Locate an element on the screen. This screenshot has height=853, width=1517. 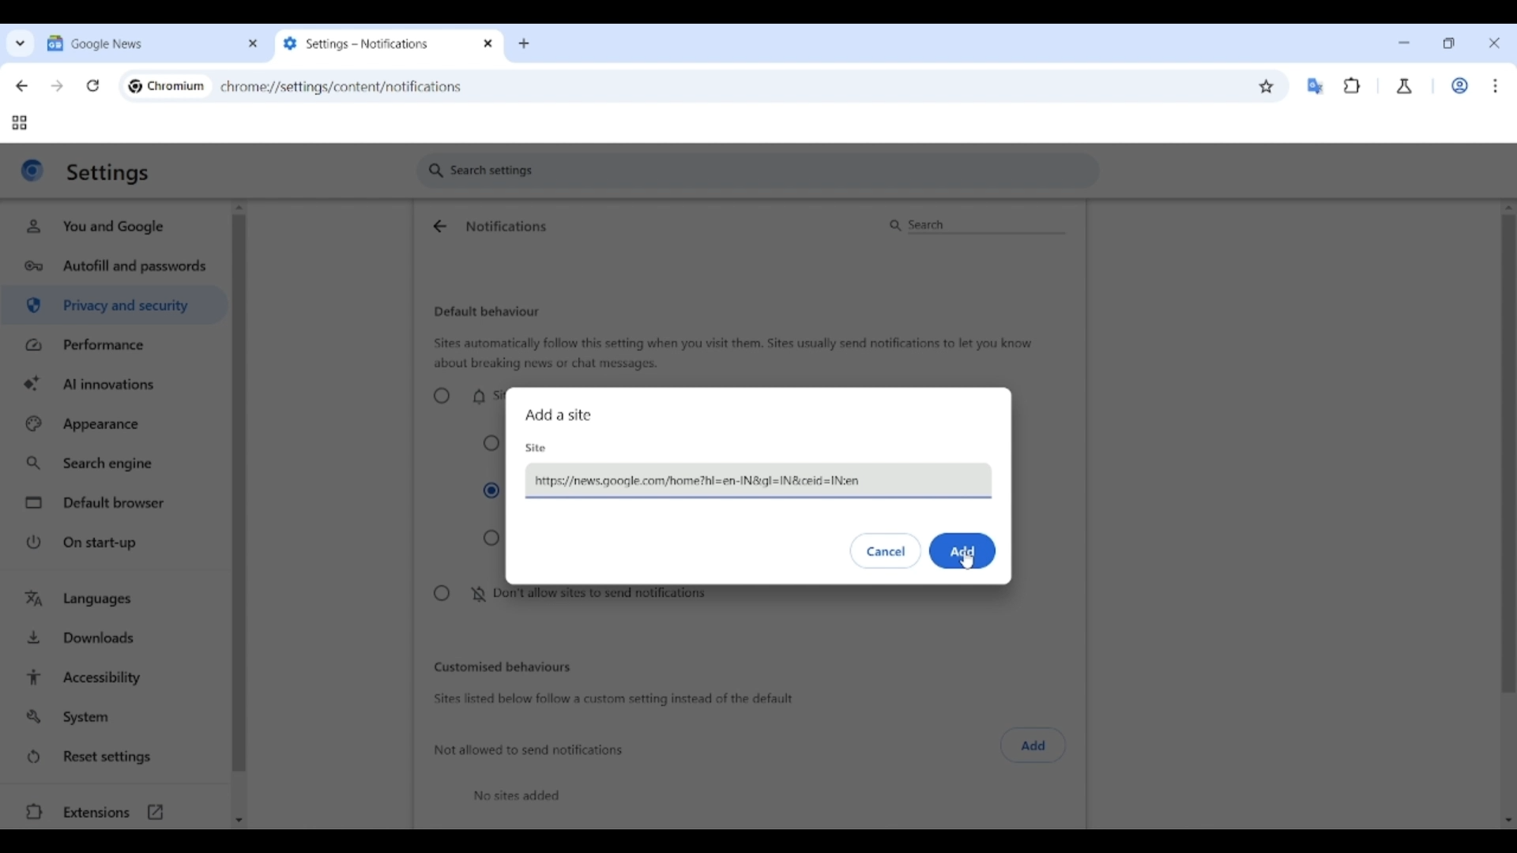
Go back to site settings is located at coordinates (439, 226).